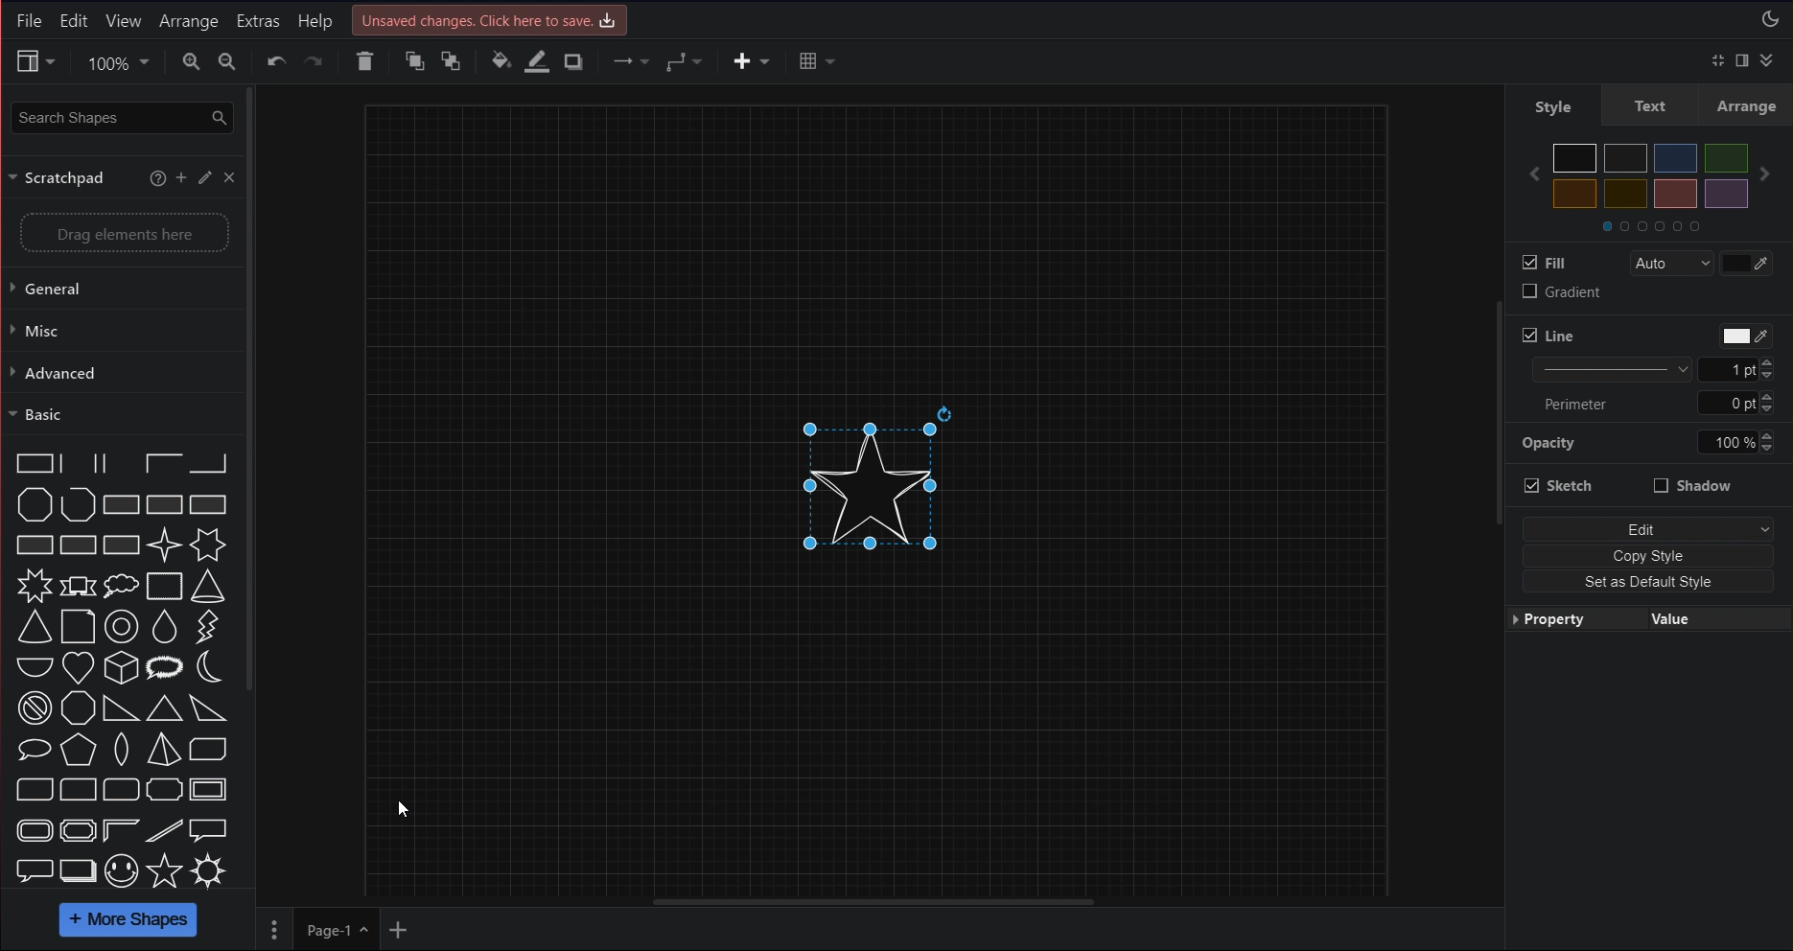 This screenshot has height=951, width=1793. What do you see at coordinates (1767, 59) in the screenshot?
I see `Collapse` at bounding box center [1767, 59].